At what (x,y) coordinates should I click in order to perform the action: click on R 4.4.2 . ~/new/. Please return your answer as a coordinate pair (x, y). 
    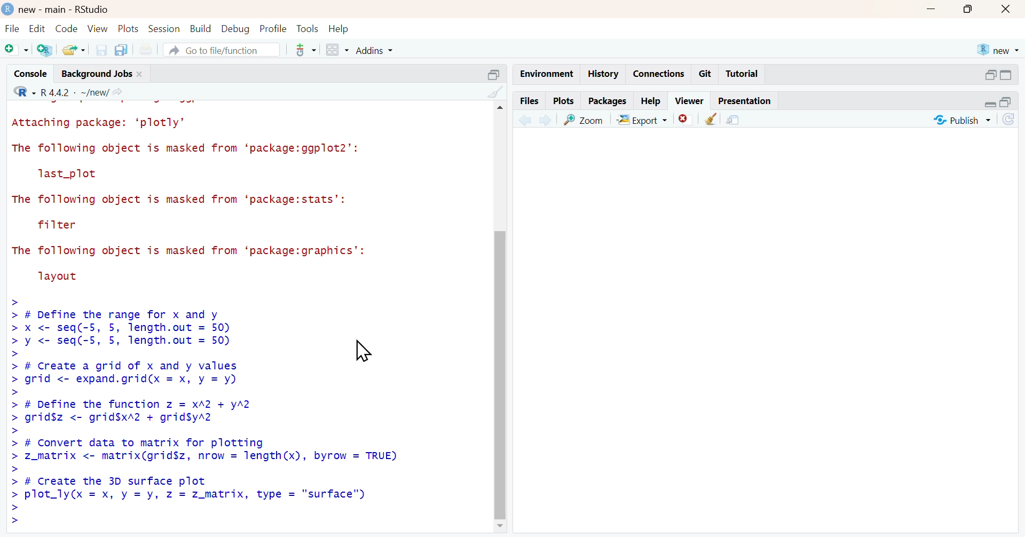
    Looking at the image, I should click on (75, 91).